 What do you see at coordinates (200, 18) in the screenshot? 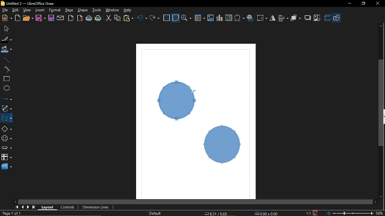
I see `Insert table` at bounding box center [200, 18].